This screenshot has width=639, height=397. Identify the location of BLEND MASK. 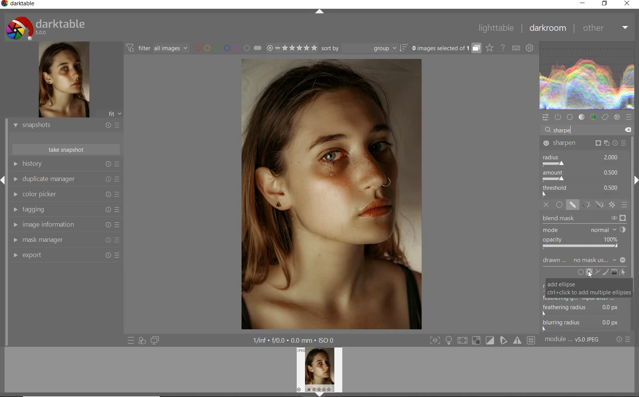
(584, 219).